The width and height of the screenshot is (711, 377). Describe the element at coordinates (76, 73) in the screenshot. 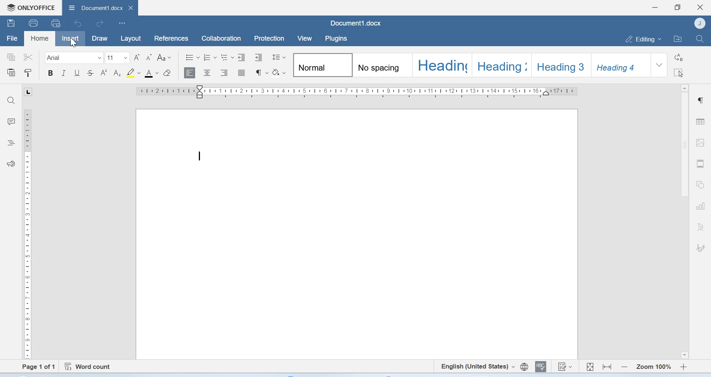

I see `Underline` at that location.